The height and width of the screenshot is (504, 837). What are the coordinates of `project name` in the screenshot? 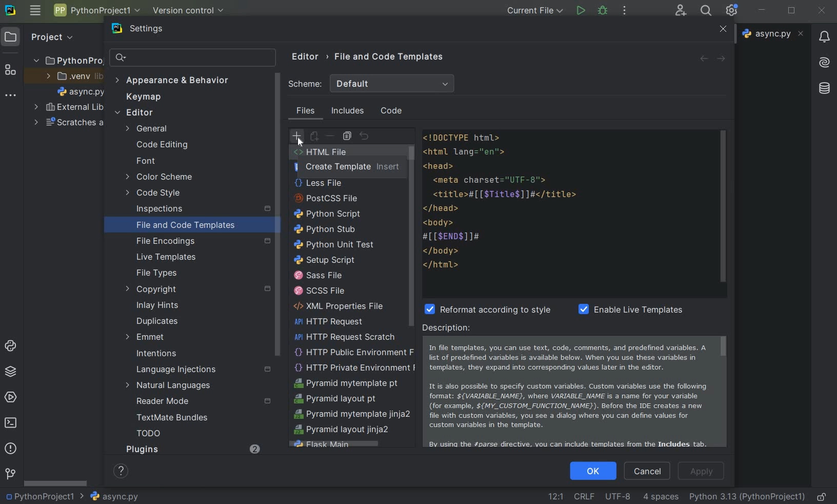 It's located at (68, 60).